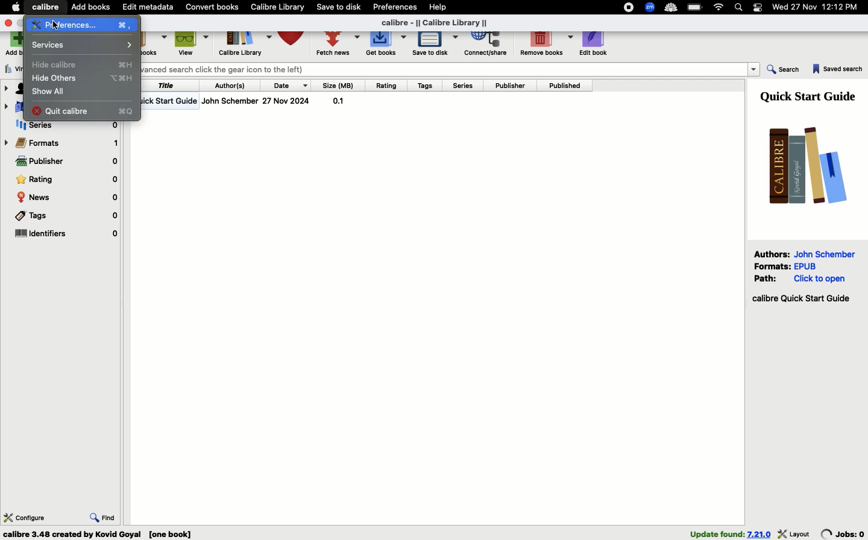  Describe the element at coordinates (103, 516) in the screenshot. I see `Find` at that location.